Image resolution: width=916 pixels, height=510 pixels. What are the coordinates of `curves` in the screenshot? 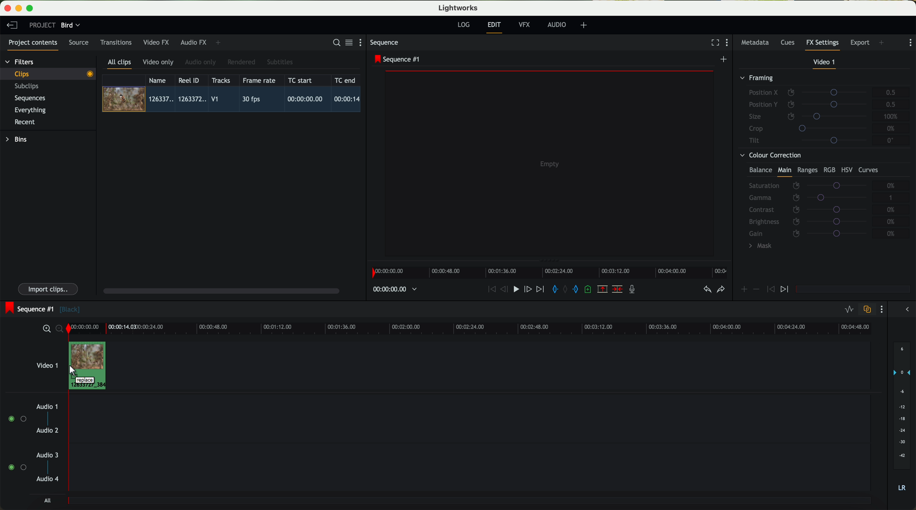 It's located at (868, 170).